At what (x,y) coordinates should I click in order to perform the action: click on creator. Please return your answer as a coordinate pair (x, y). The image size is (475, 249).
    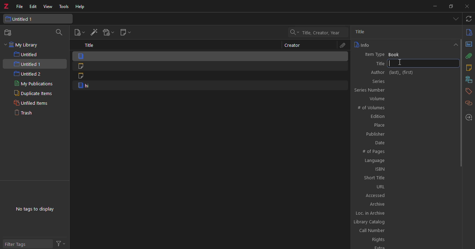
    Looking at the image, I should click on (292, 45).